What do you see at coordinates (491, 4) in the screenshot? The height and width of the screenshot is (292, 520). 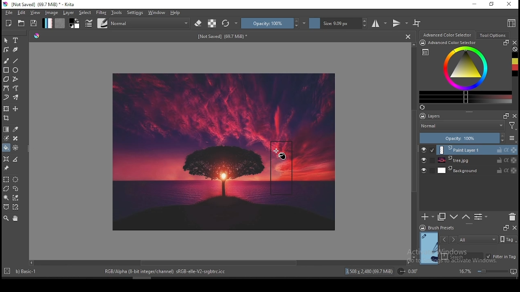 I see `restore` at bounding box center [491, 4].